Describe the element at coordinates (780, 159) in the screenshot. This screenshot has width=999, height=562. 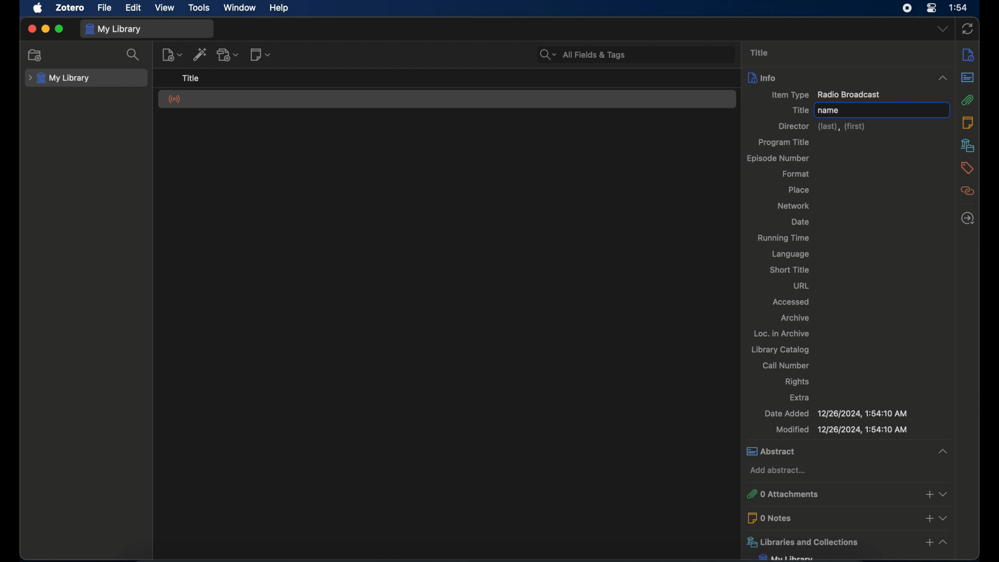
I see `episode number` at that location.